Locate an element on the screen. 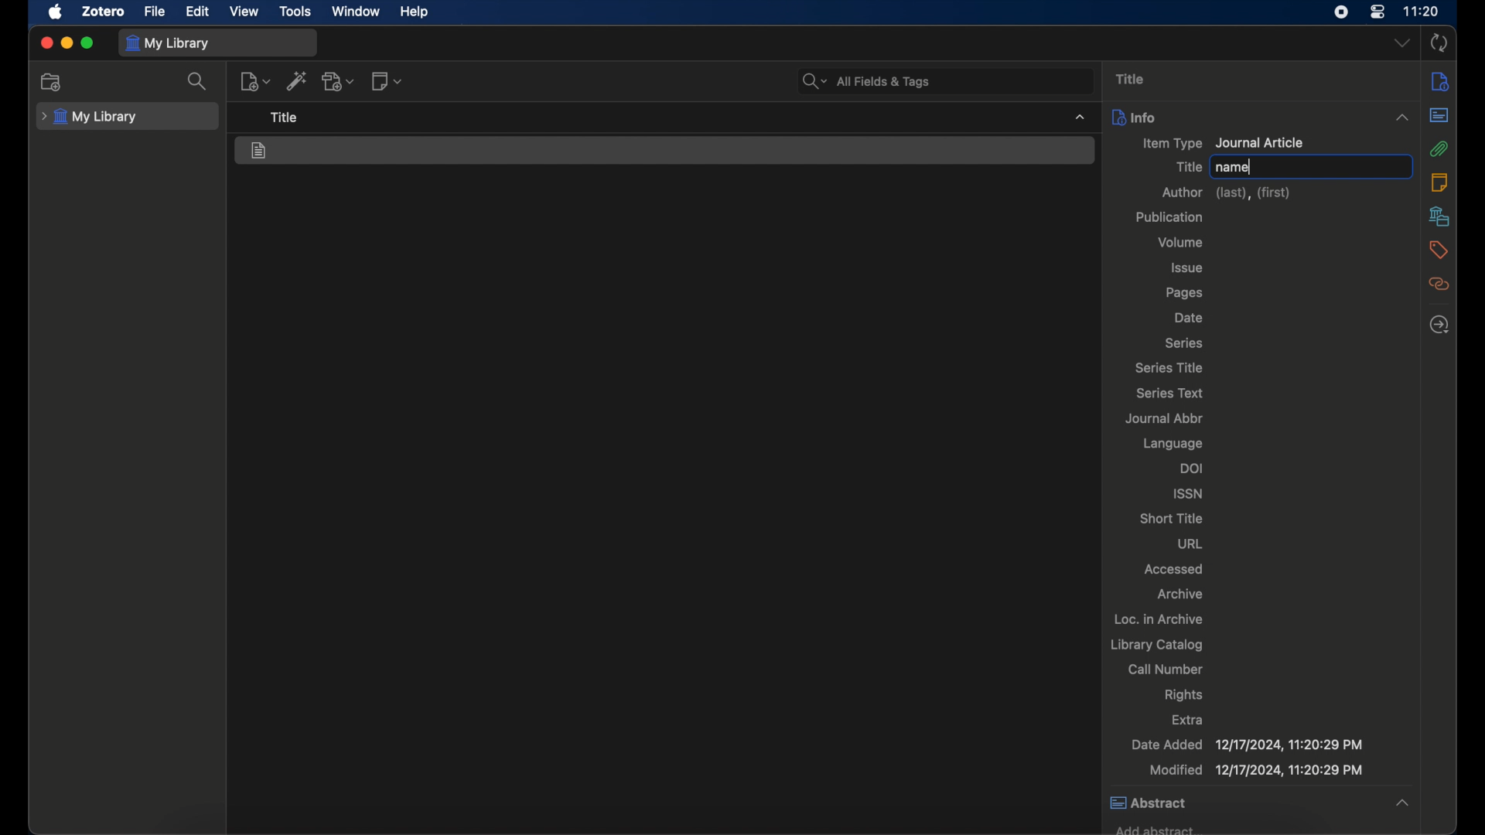 This screenshot has height=835, width=1485. call number is located at coordinates (1166, 669).